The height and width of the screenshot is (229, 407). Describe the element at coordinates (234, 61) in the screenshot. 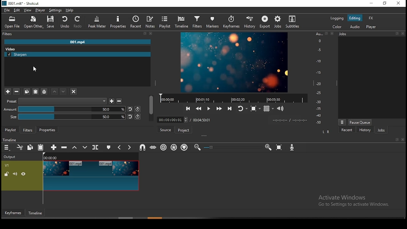

I see `preview` at that location.